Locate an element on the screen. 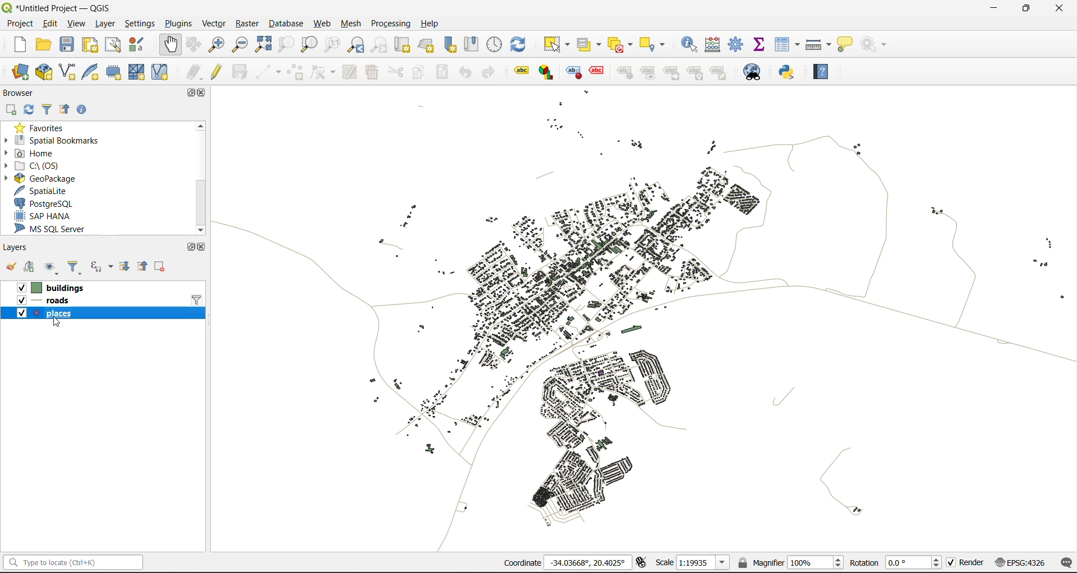 The width and height of the screenshot is (1077, 573). close is located at coordinates (1057, 10).